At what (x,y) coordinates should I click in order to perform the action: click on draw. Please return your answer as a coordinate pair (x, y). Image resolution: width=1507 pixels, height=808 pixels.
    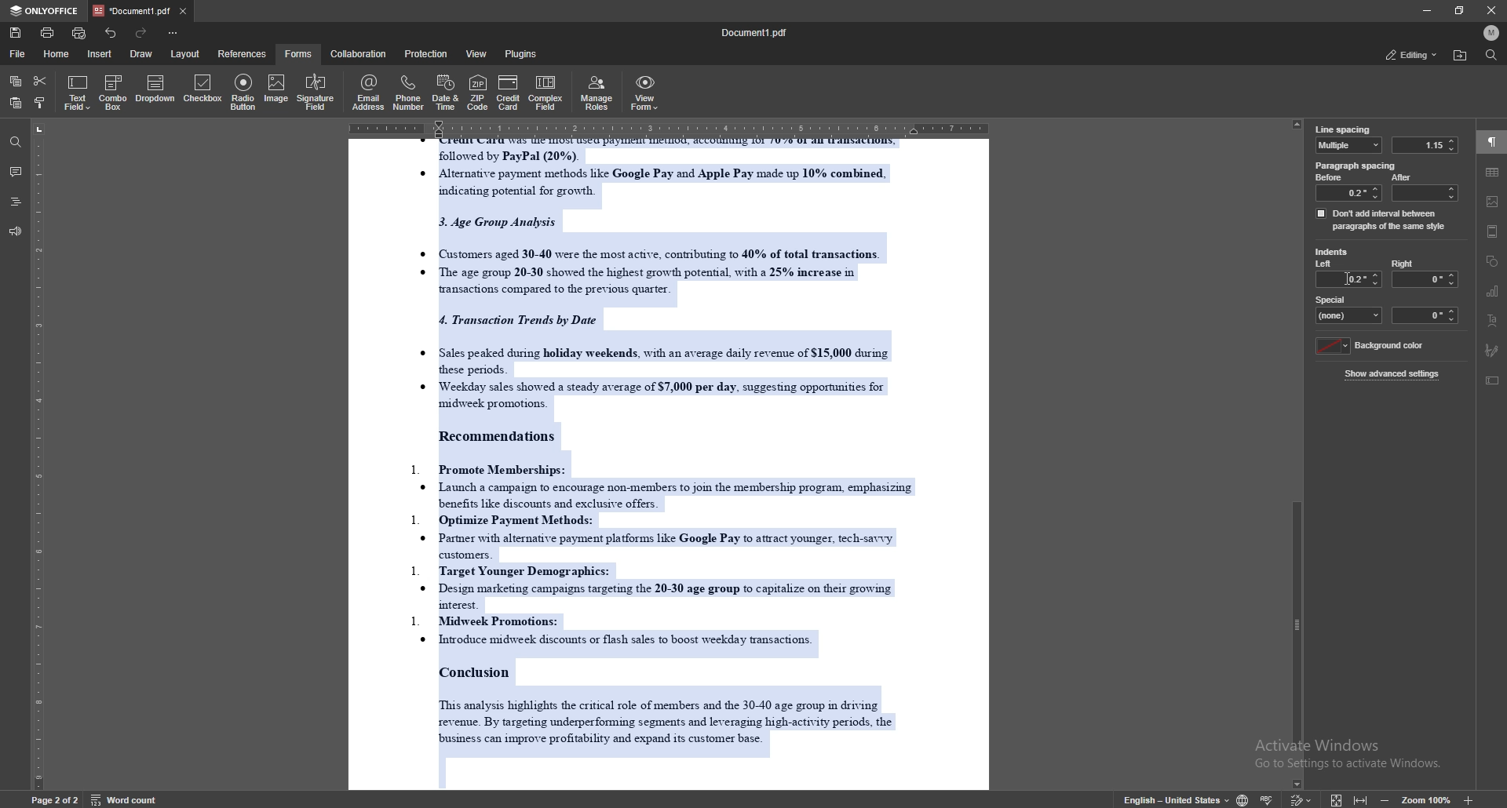
    Looking at the image, I should click on (144, 53).